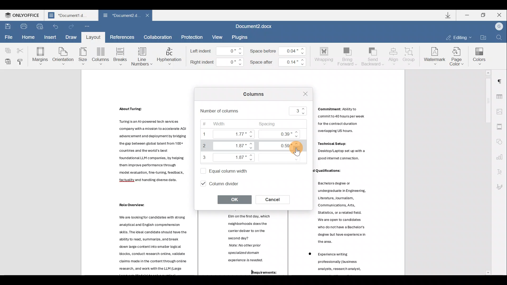  What do you see at coordinates (502, 79) in the screenshot?
I see `Paragraph settings` at bounding box center [502, 79].